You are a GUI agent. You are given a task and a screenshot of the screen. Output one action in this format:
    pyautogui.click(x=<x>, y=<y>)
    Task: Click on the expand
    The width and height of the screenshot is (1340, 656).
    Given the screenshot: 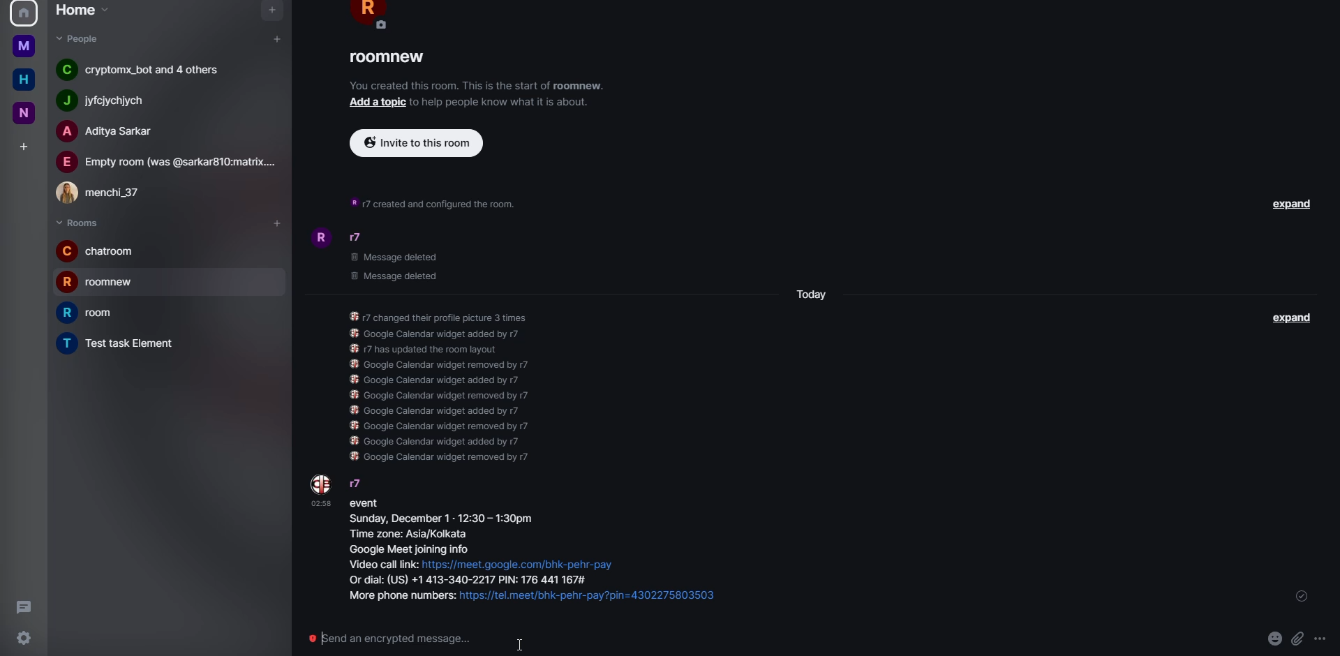 What is the action you would take?
    pyautogui.click(x=1290, y=318)
    